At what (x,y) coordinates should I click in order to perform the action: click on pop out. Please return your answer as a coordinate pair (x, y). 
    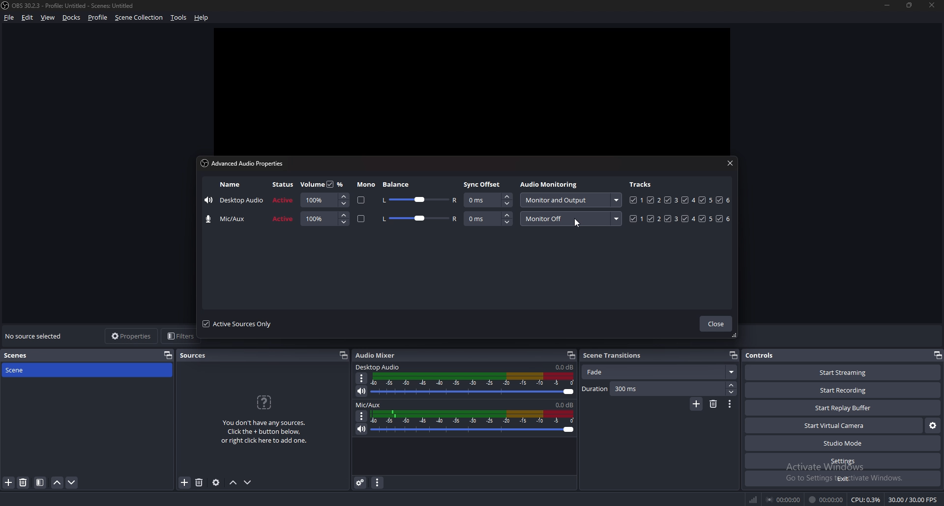
    Looking at the image, I should click on (168, 355).